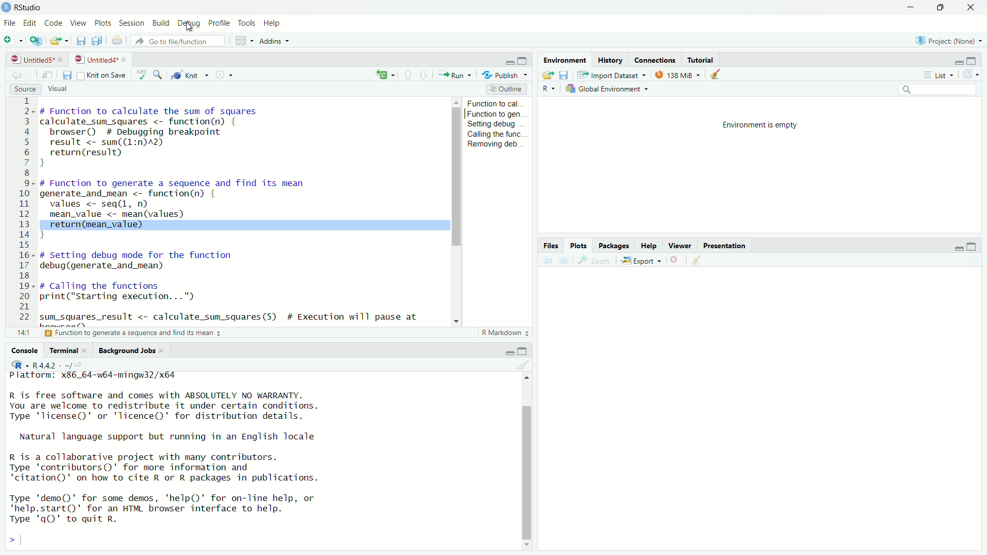  Describe the element at coordinates (165, 351) in the screenshot. I see `close` at that location.